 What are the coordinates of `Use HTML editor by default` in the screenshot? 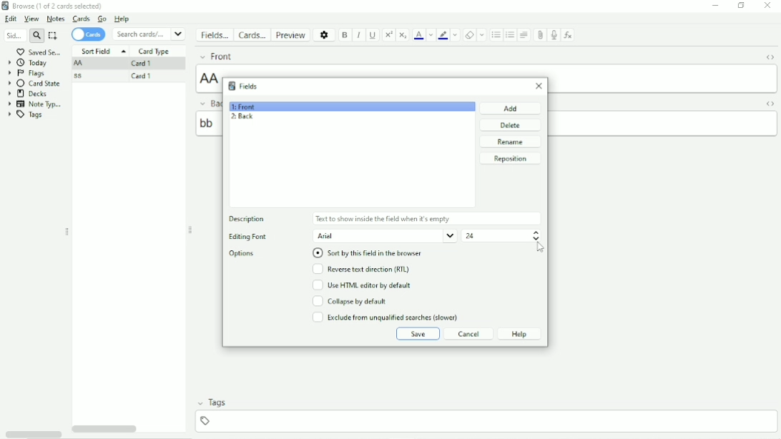 It's located at (367, 285).